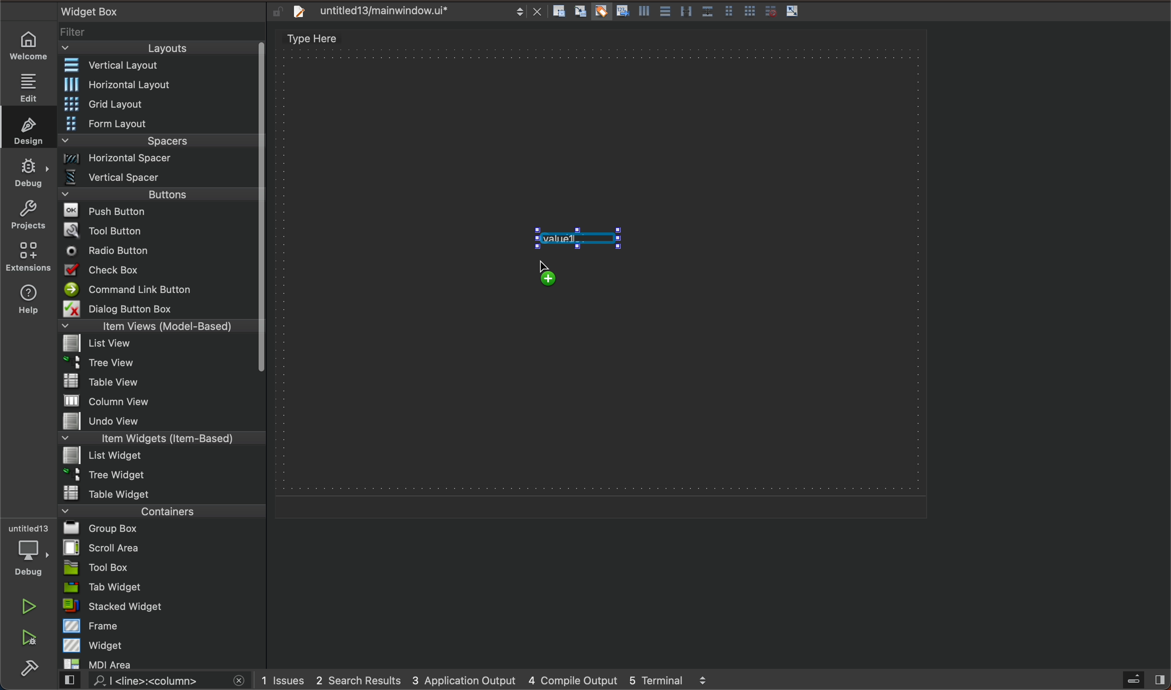 The width and height of the screenshot is (1171, 690). What do you see at coordinates (768, 11) in the screenshot?
I see `` at bounding box center [768, 11].